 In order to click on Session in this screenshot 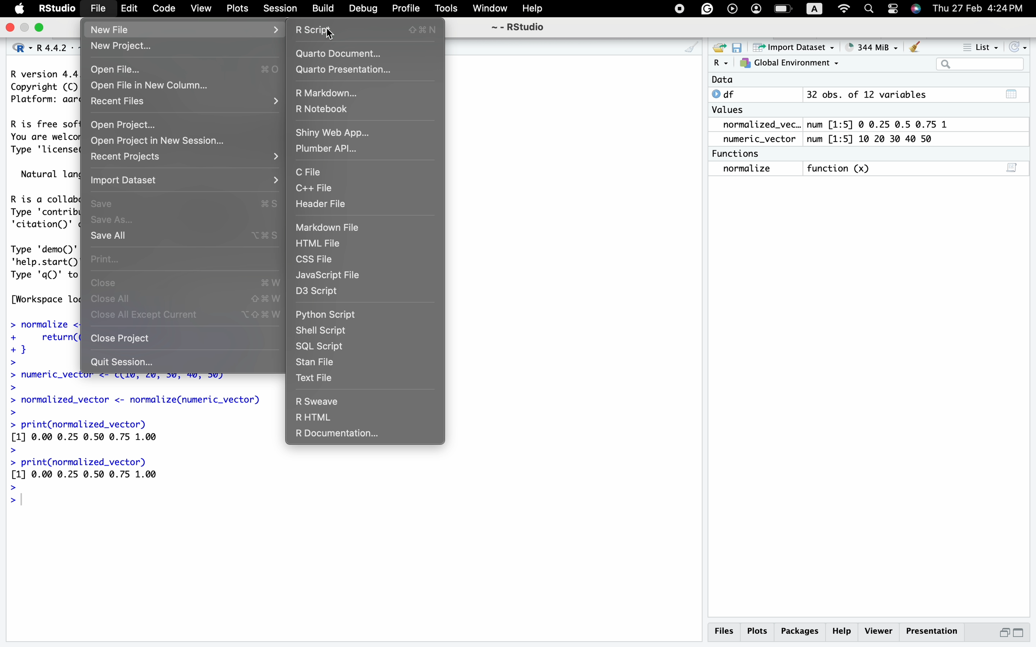, I will do `click(279, 9)`.